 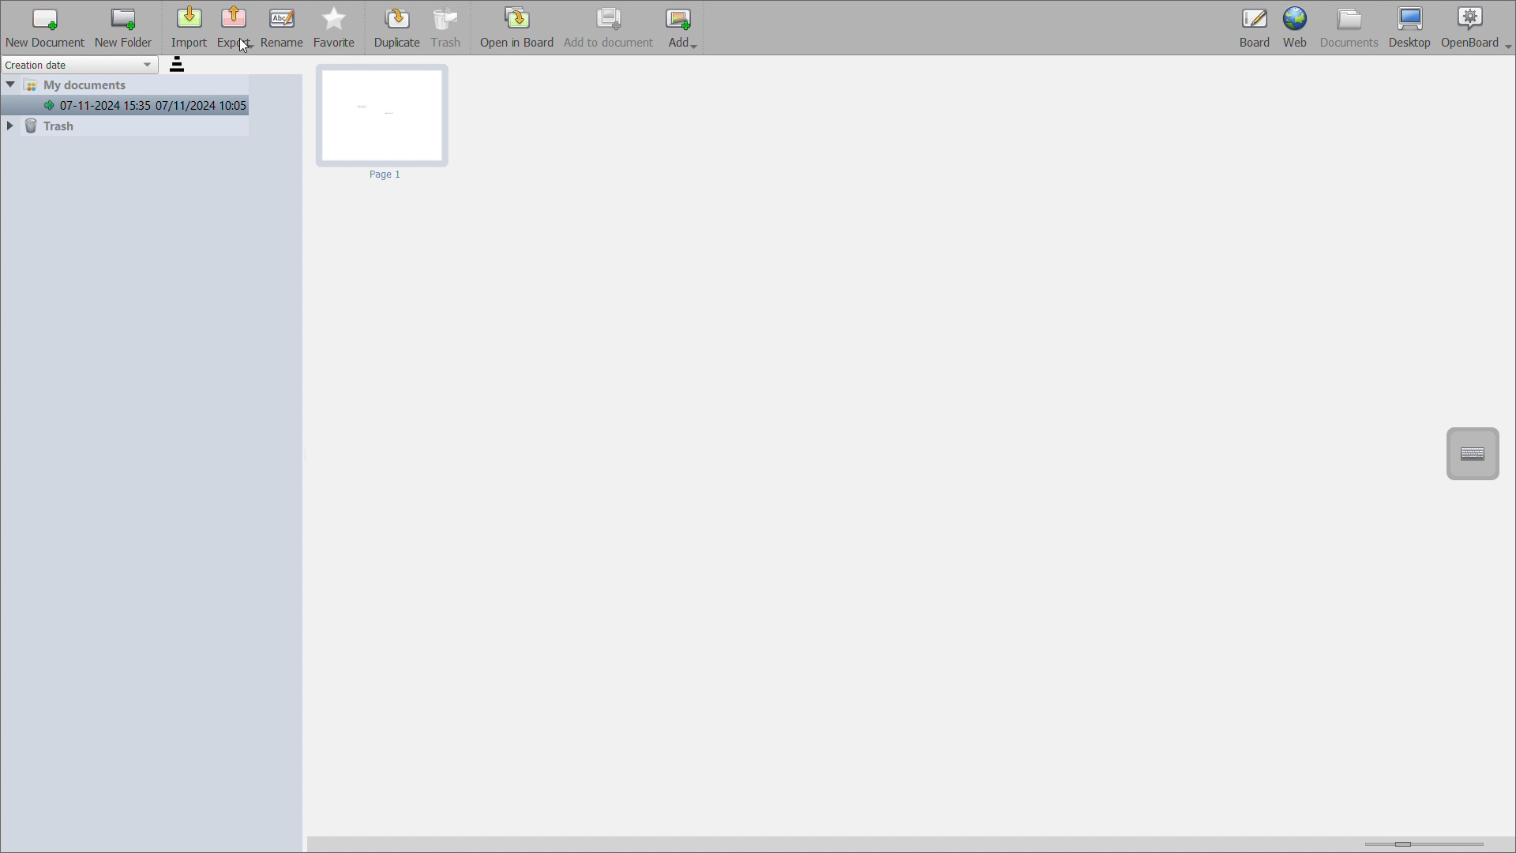 What do you see at coordinates (235, 28) in the screenshot?
I see `export` at bounding box center [235, 28].